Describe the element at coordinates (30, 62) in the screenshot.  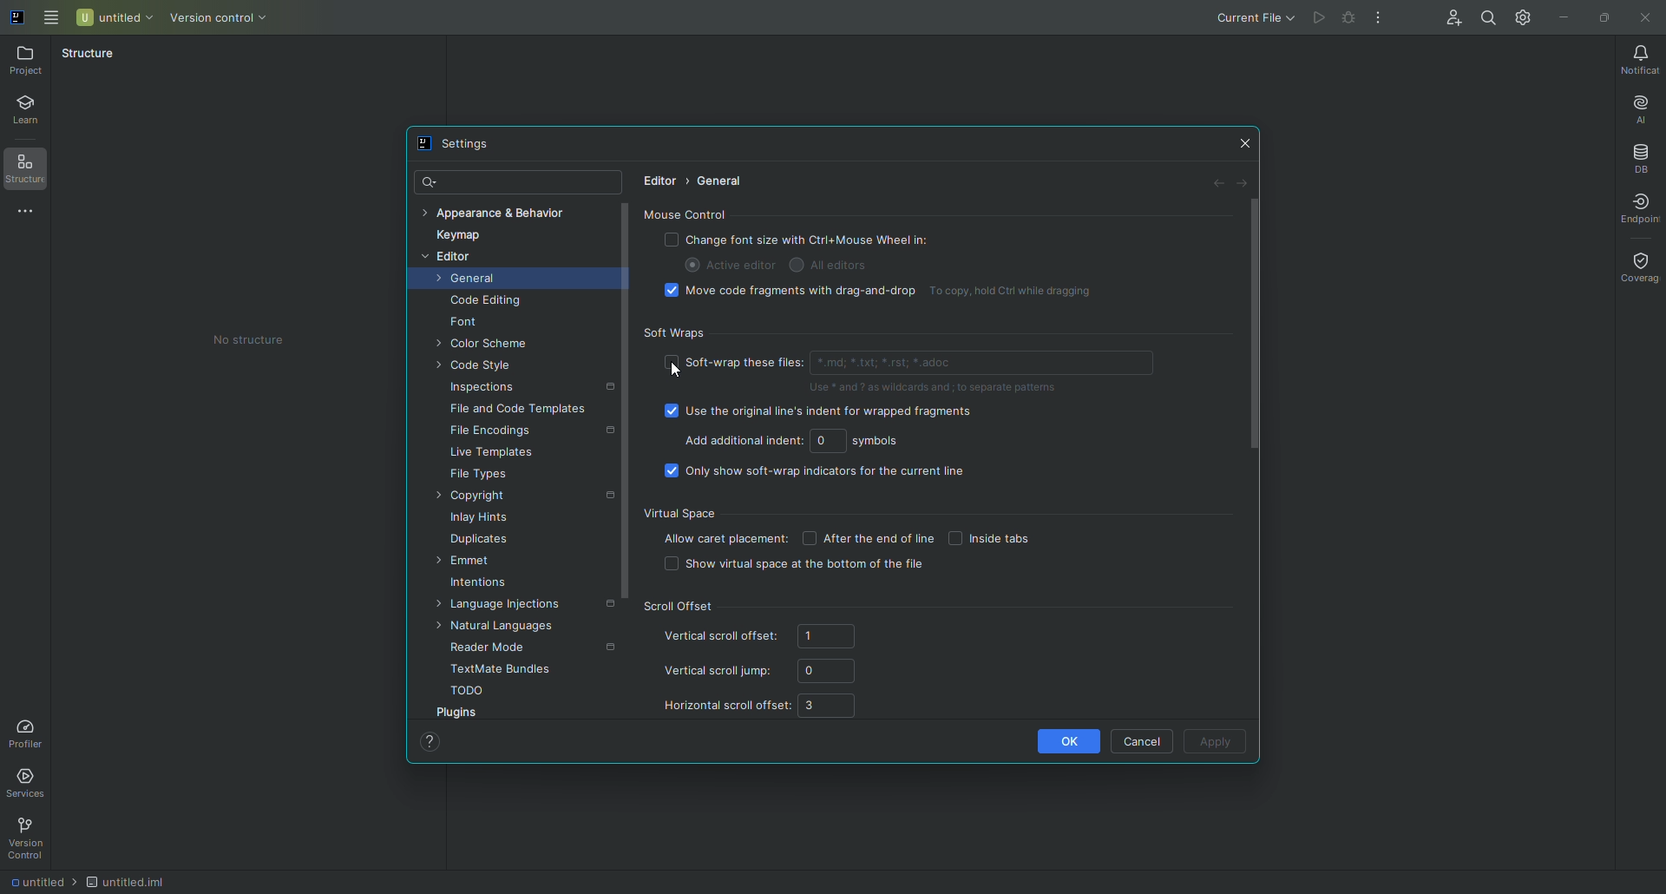
I see `Project` at that location.